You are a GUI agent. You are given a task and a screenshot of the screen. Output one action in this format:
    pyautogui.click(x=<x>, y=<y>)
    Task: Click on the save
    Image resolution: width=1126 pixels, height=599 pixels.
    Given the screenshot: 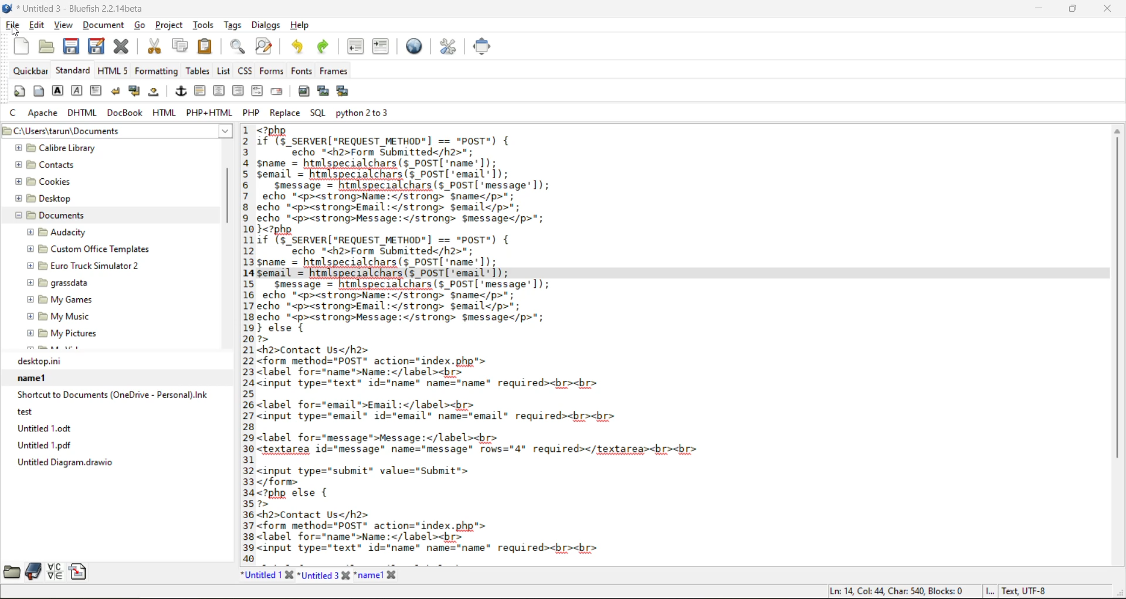 What is the action you would take?
    pyautogui.click(x=72, y=46)
    